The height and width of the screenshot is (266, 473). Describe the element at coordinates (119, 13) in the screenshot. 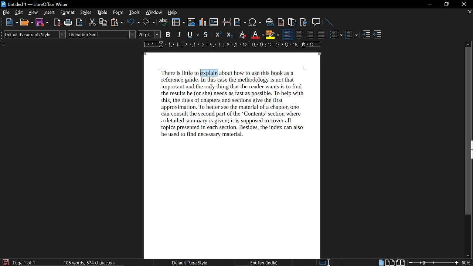

I see `form` at that location.